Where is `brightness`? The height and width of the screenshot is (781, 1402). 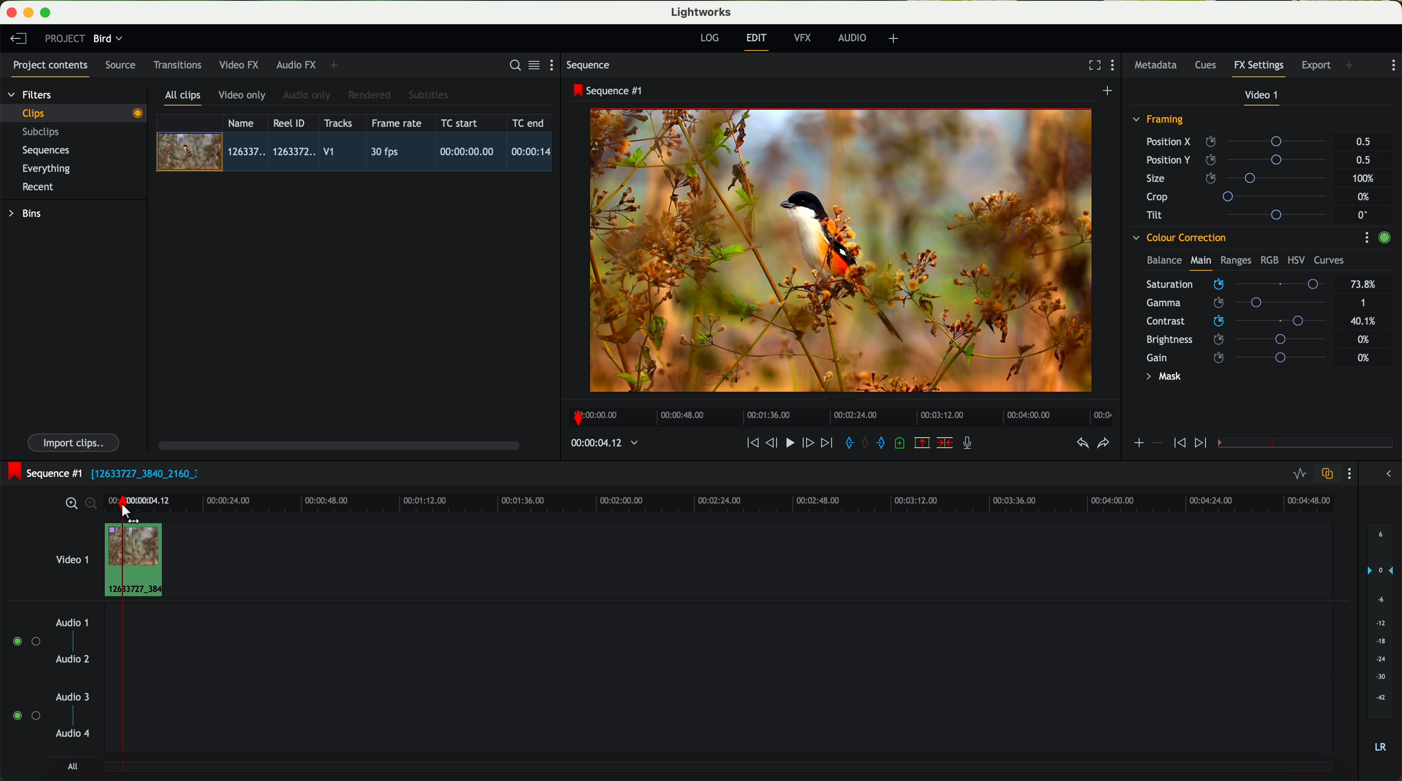 brightness is located at coordinates (1243, 340).